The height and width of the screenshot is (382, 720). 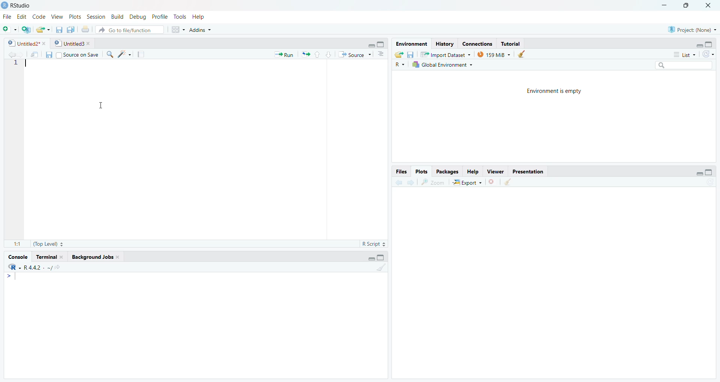 I want to click on Open in new window, so click(x=35, y=54).